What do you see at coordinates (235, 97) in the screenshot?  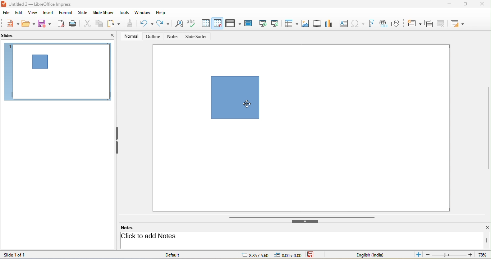 I see `shape` at bounding box center [235, 97].